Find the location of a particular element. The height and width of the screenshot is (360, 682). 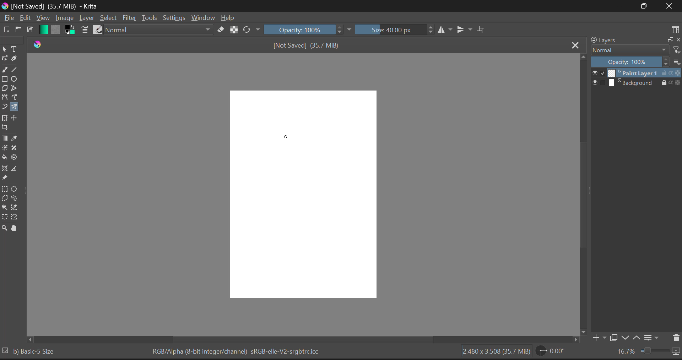

Lock Al is located at coordinates (233, 30).